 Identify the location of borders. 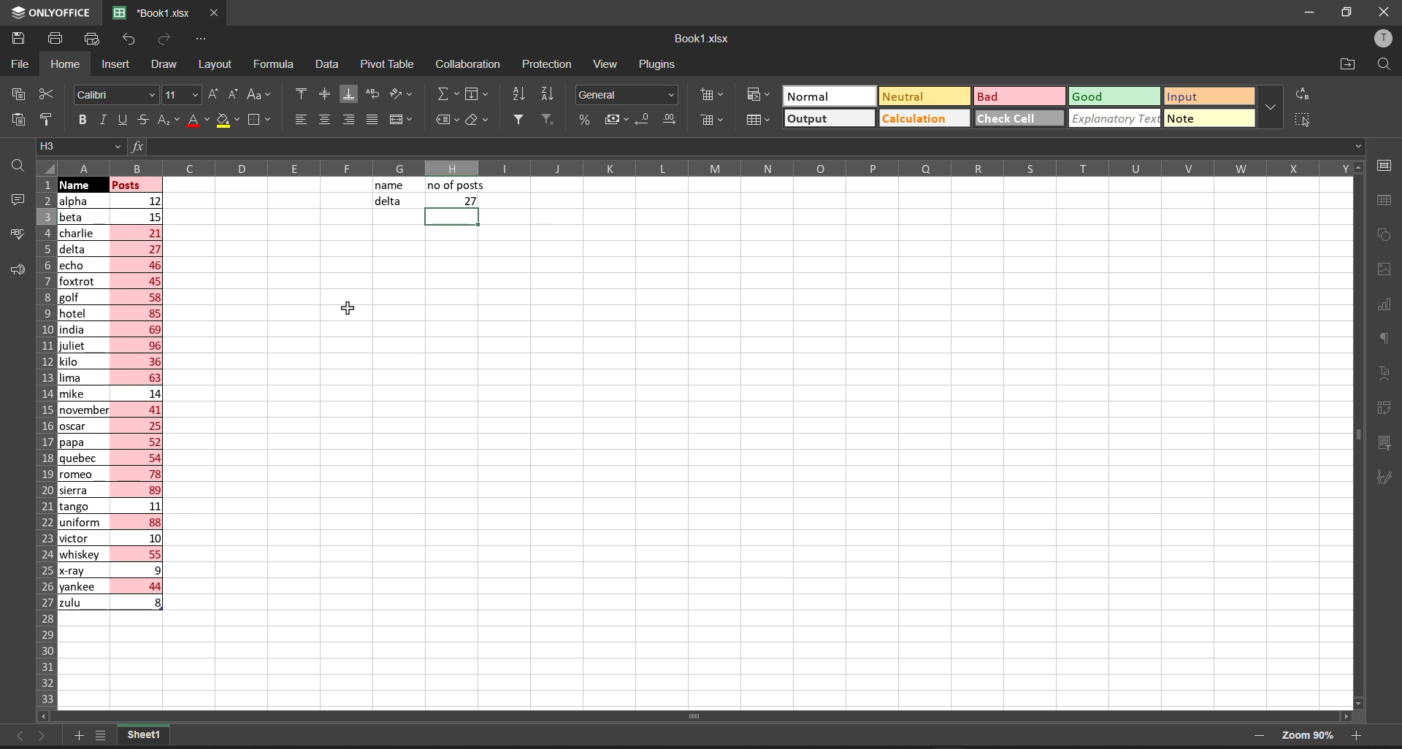
(261, 120).